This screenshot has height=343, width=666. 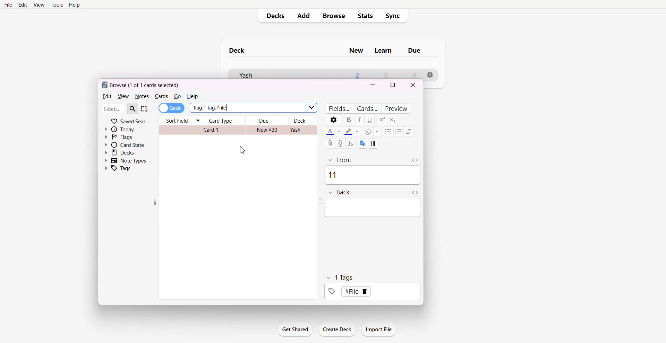 I want to click on Add, so click(x=306, y=16).